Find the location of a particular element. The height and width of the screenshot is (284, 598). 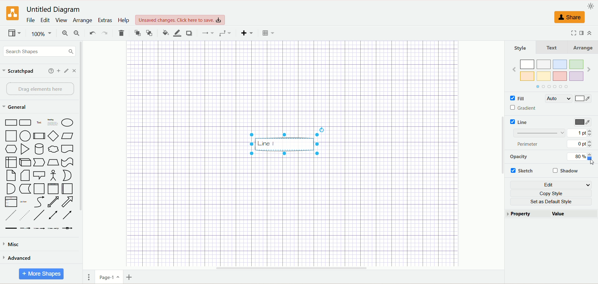

Color is located at coordinates (584, 100).